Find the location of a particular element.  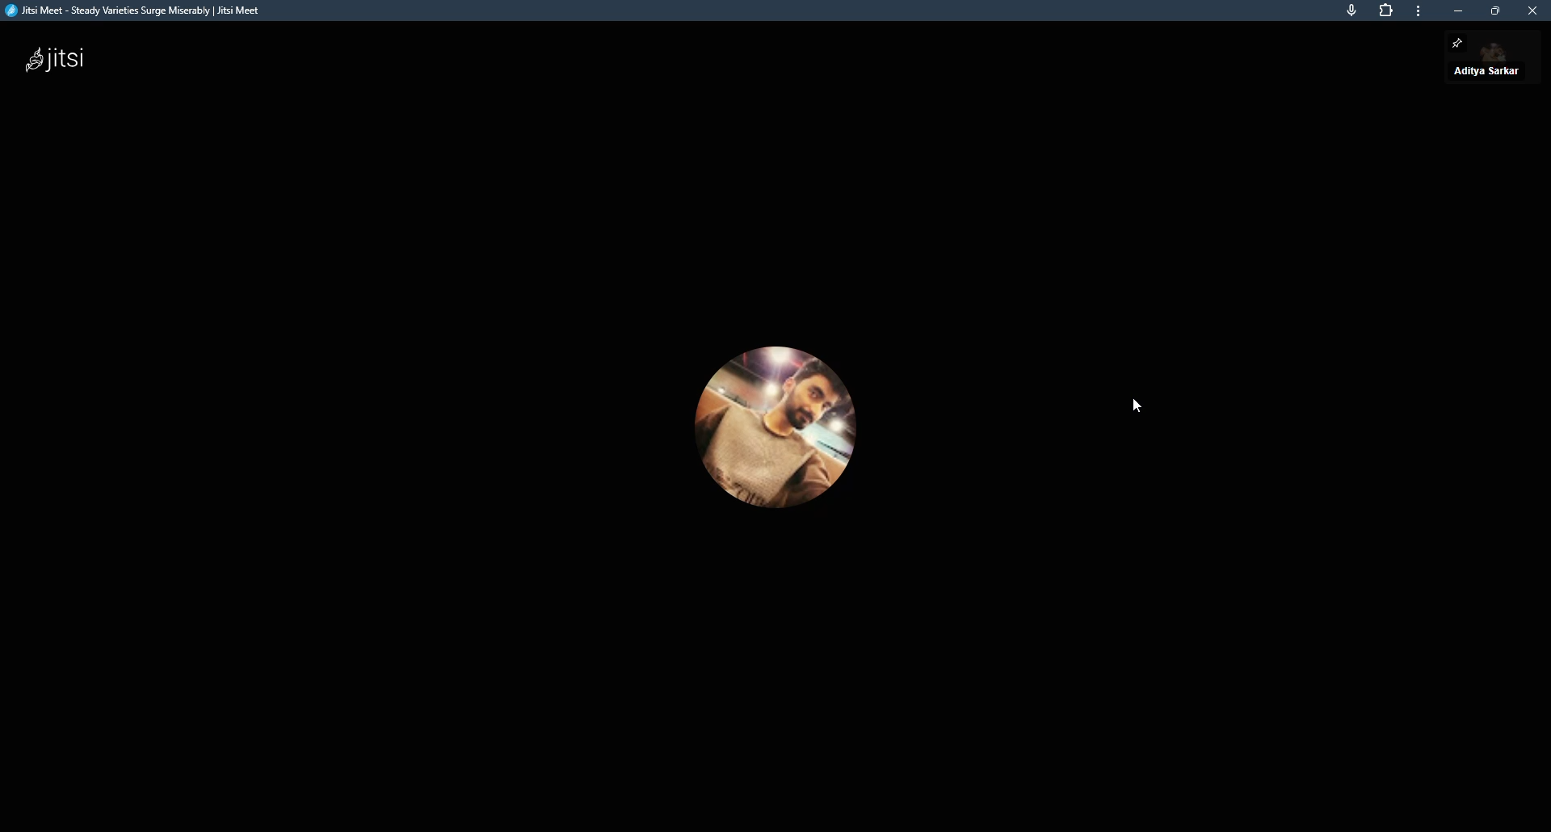

pin is located at coordinates (1460, 44).